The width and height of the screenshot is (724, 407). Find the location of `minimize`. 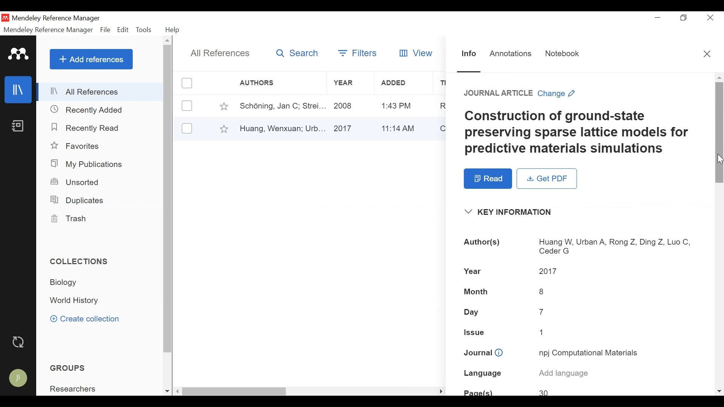

minimize is located at coordinates (658, 18).